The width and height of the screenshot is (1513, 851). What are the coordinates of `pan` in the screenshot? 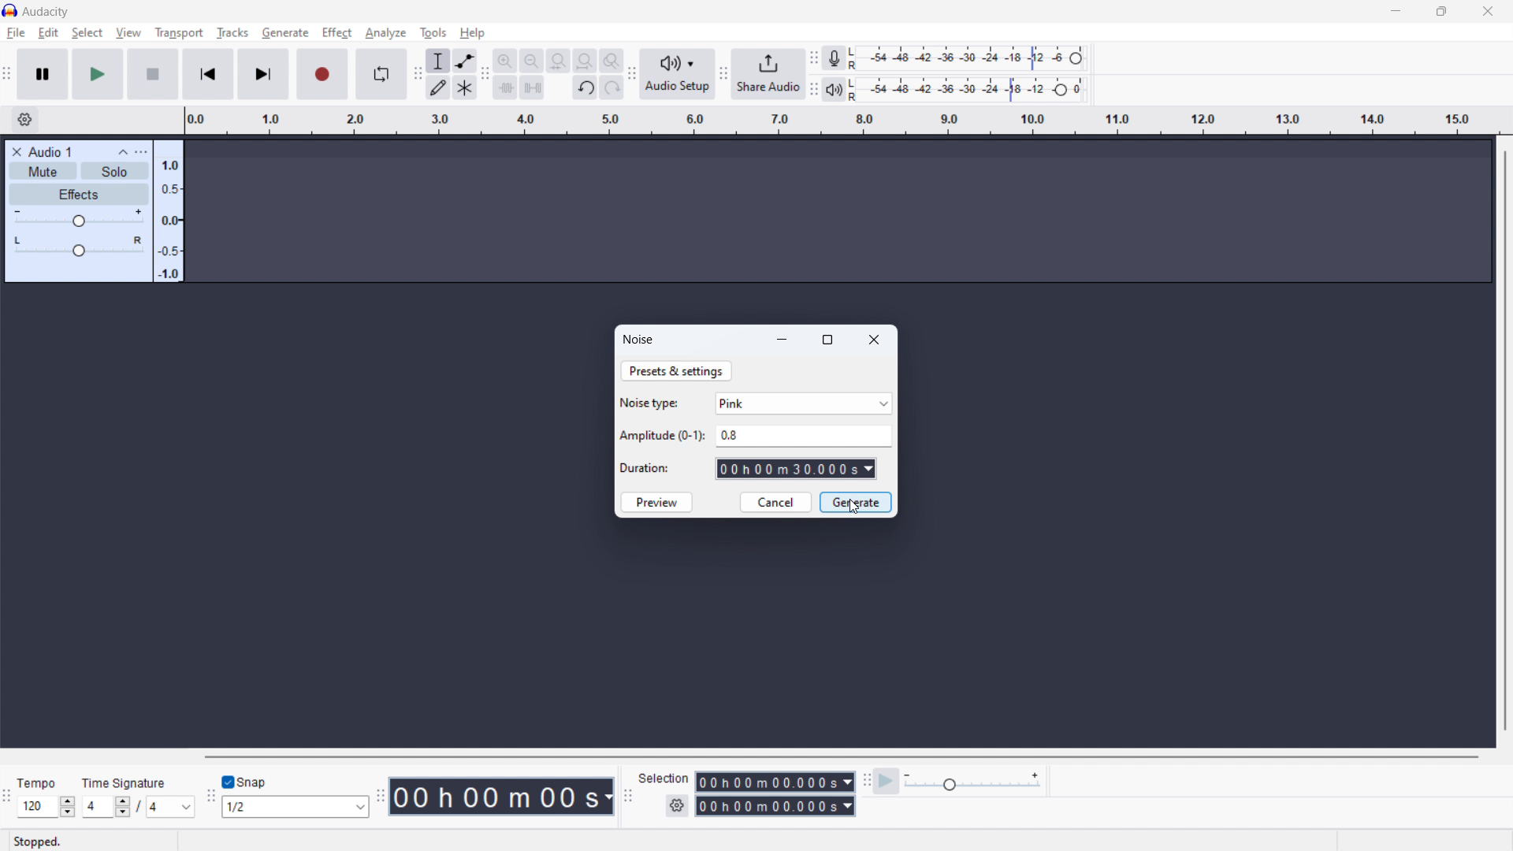 It's located at (78, 247).